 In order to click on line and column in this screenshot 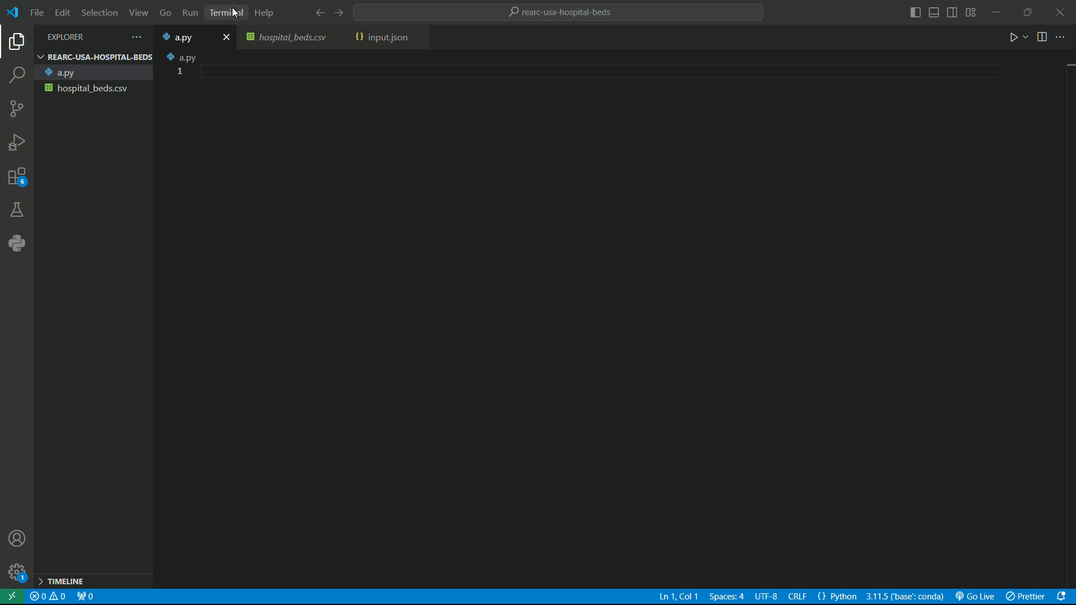, I will do `click(675, 598)`.